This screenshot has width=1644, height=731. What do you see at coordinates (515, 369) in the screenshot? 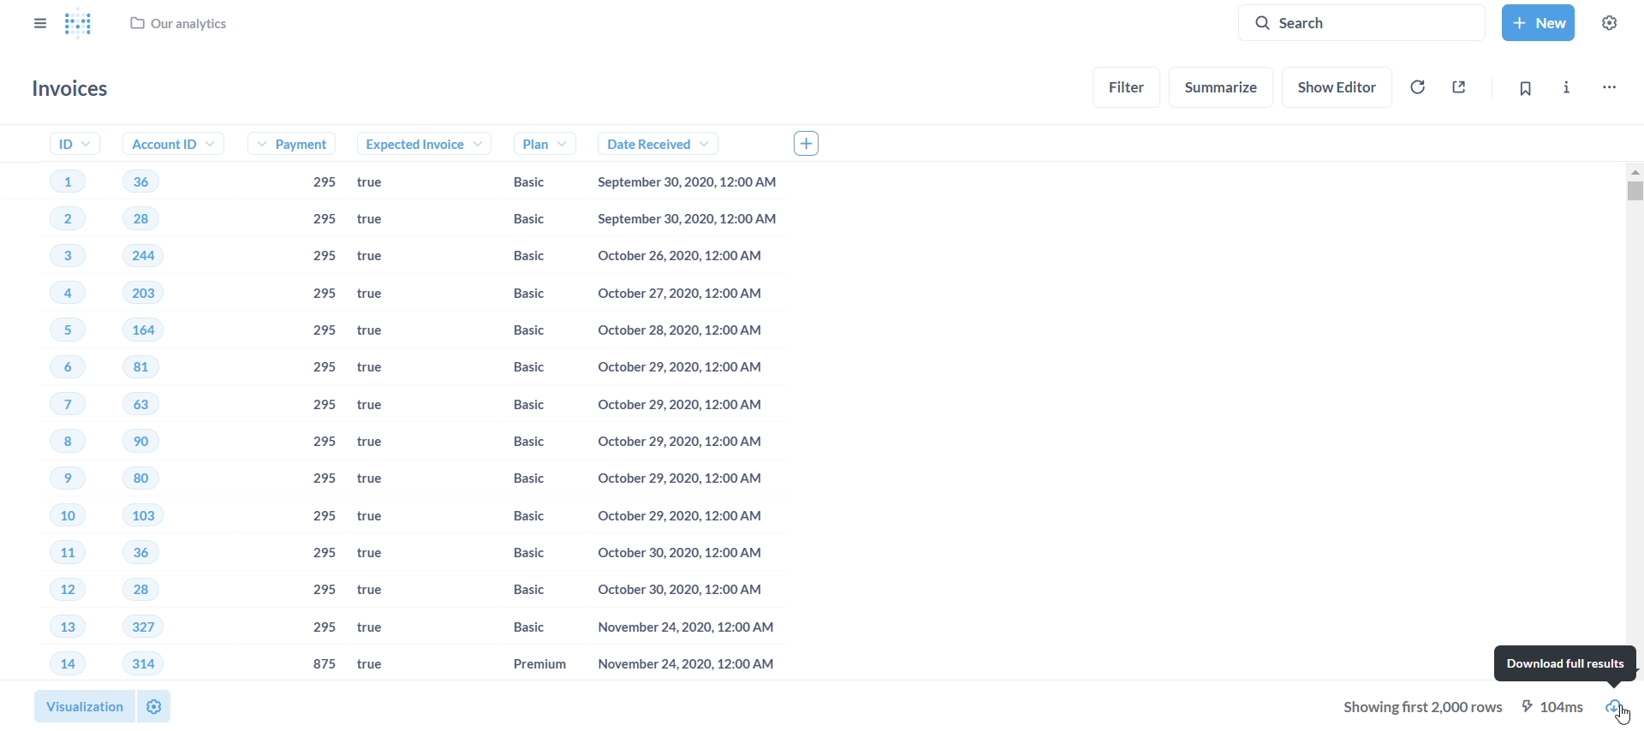
I see `Basic` at bounding box center [515, 369].